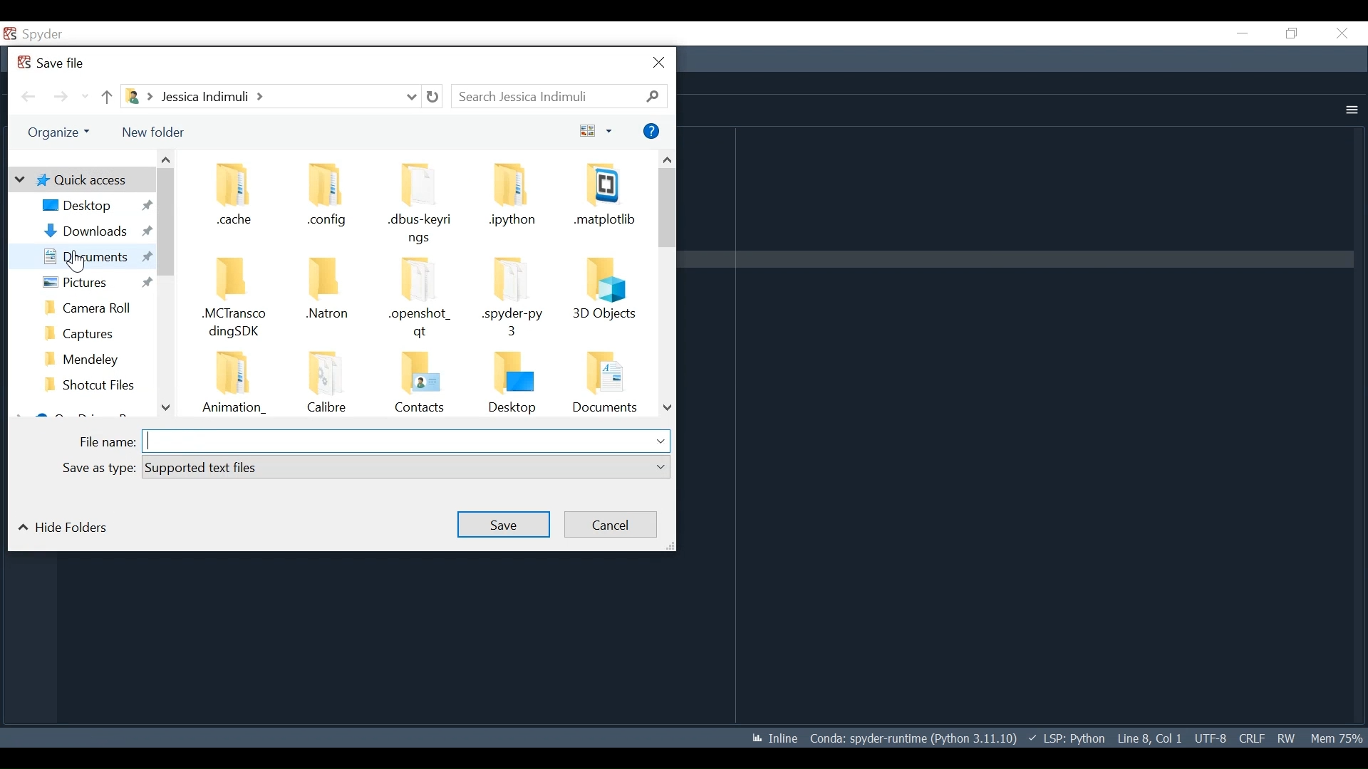 This screenshot has width=1368, height=769. I want to click on Folder, so click(514, 300).